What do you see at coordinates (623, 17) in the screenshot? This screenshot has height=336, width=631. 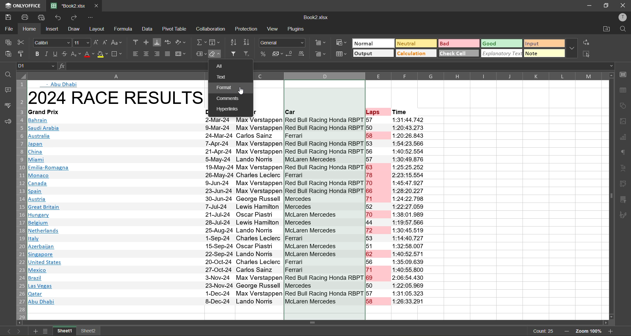 I see `profile` at bounding box center [623, 17].